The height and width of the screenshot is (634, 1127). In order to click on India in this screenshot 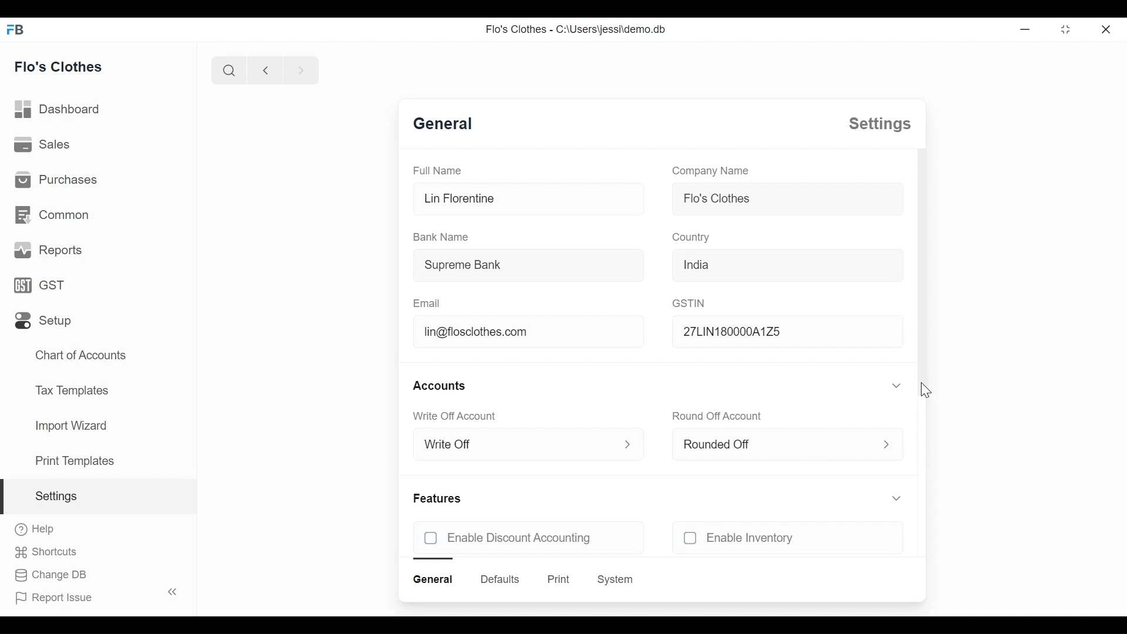, I will do `click(786, 264)`.